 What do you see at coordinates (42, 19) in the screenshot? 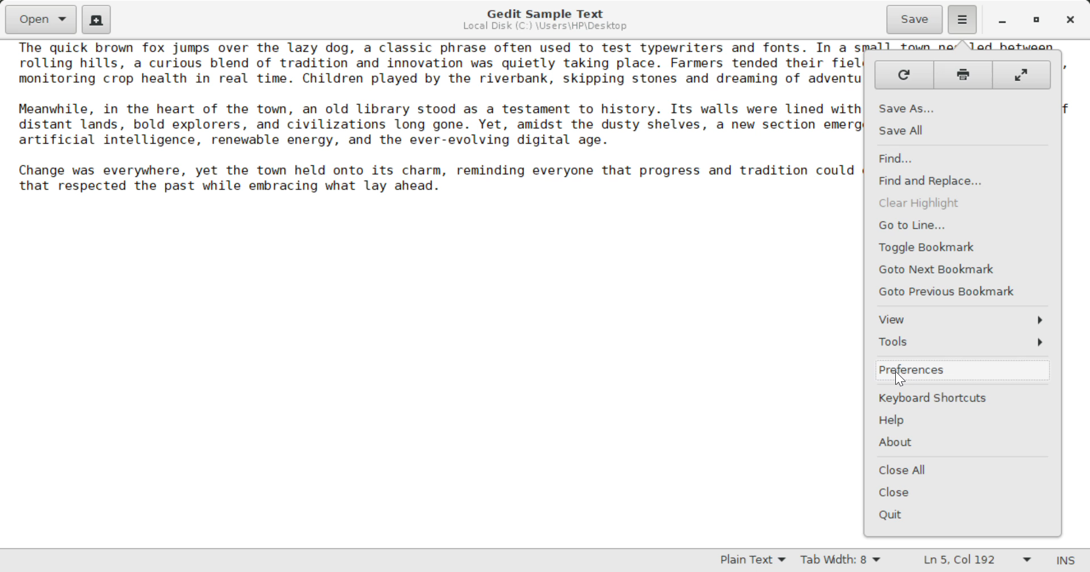
I see `Open Documents` at bounding box center [42, 19].